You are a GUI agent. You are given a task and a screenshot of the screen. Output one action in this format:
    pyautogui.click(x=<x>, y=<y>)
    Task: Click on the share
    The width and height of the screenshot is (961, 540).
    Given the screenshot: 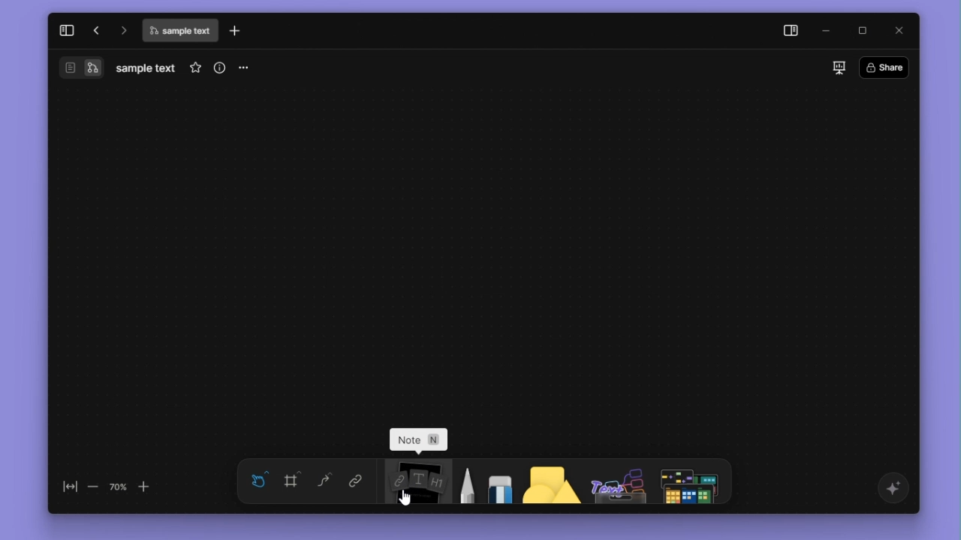 What is the action you would take?
    pyautogui.click(x=887, y=66)
    